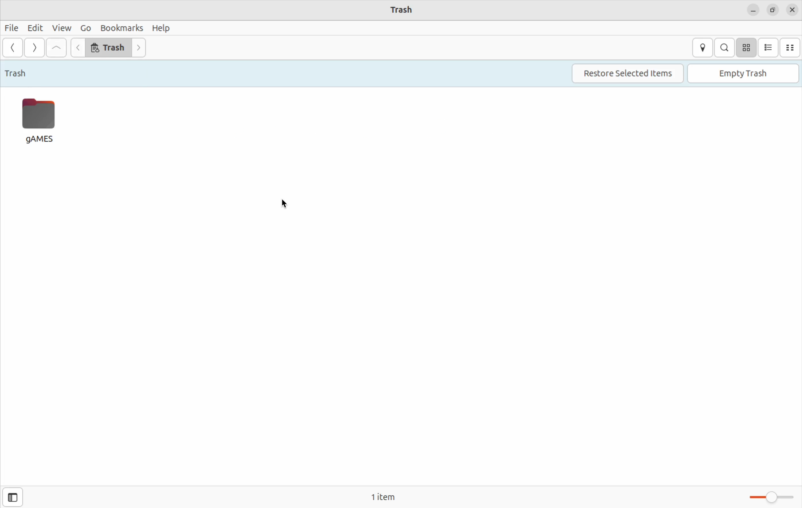 This screenshot has height=508, width=802. Describe the element at coordinates (793, 10) in the screenshot. I see `close` at that location.